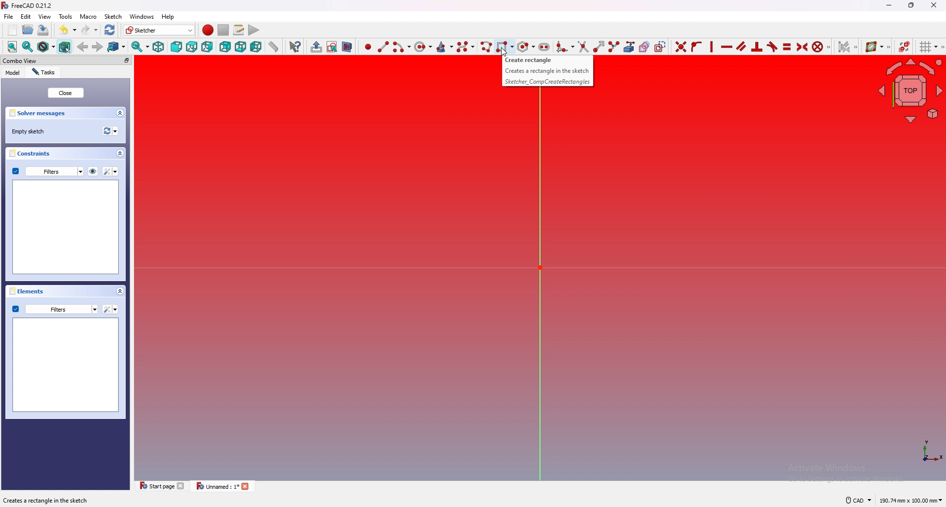 This screenshot has width=946, height=507. What do you see at coordinates (566, 47) in the screenshot?
I see `create fillet` at bounding box center [566, 47].